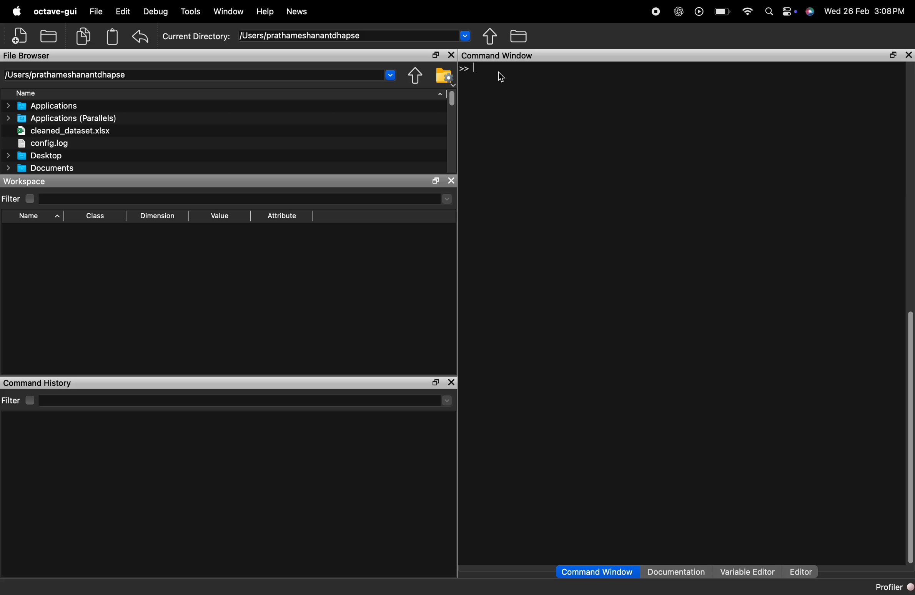 The height and width of the screenshot is (595, 915). What do you see at coordinates (196, 37) in the screenshot?
I see `Current Directory:` at bounding box center [196, 37].